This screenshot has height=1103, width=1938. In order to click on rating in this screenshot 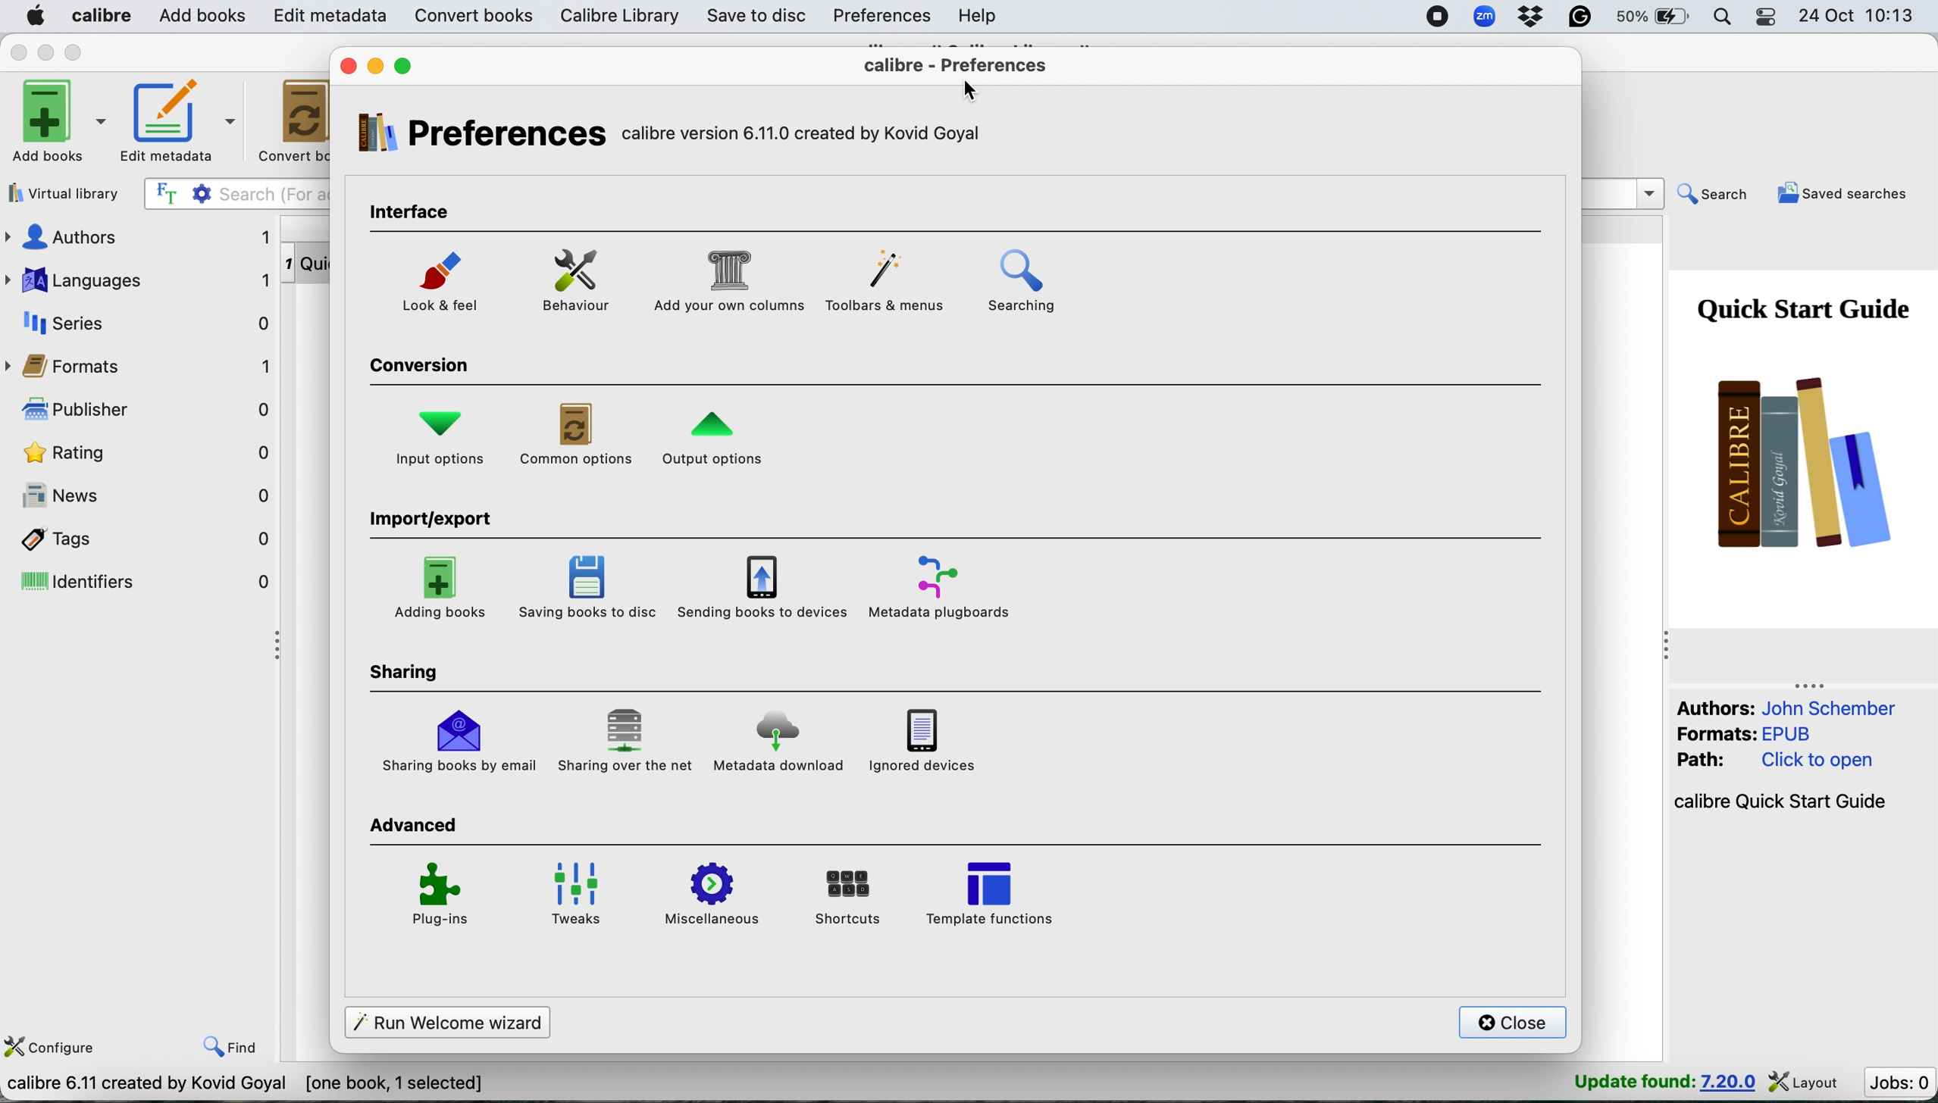, I will do `click(149, 455)`.